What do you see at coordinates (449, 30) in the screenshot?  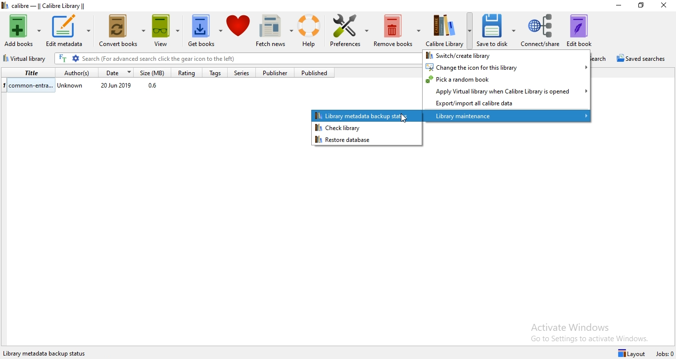 I see `Calibre Library` at bounding box center [449, 30].